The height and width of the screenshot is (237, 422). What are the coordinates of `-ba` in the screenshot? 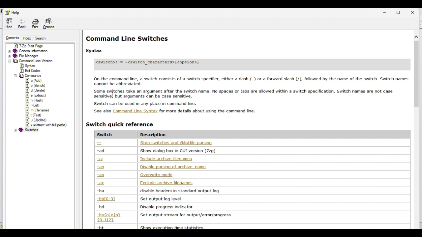 It's located at (103, 191).